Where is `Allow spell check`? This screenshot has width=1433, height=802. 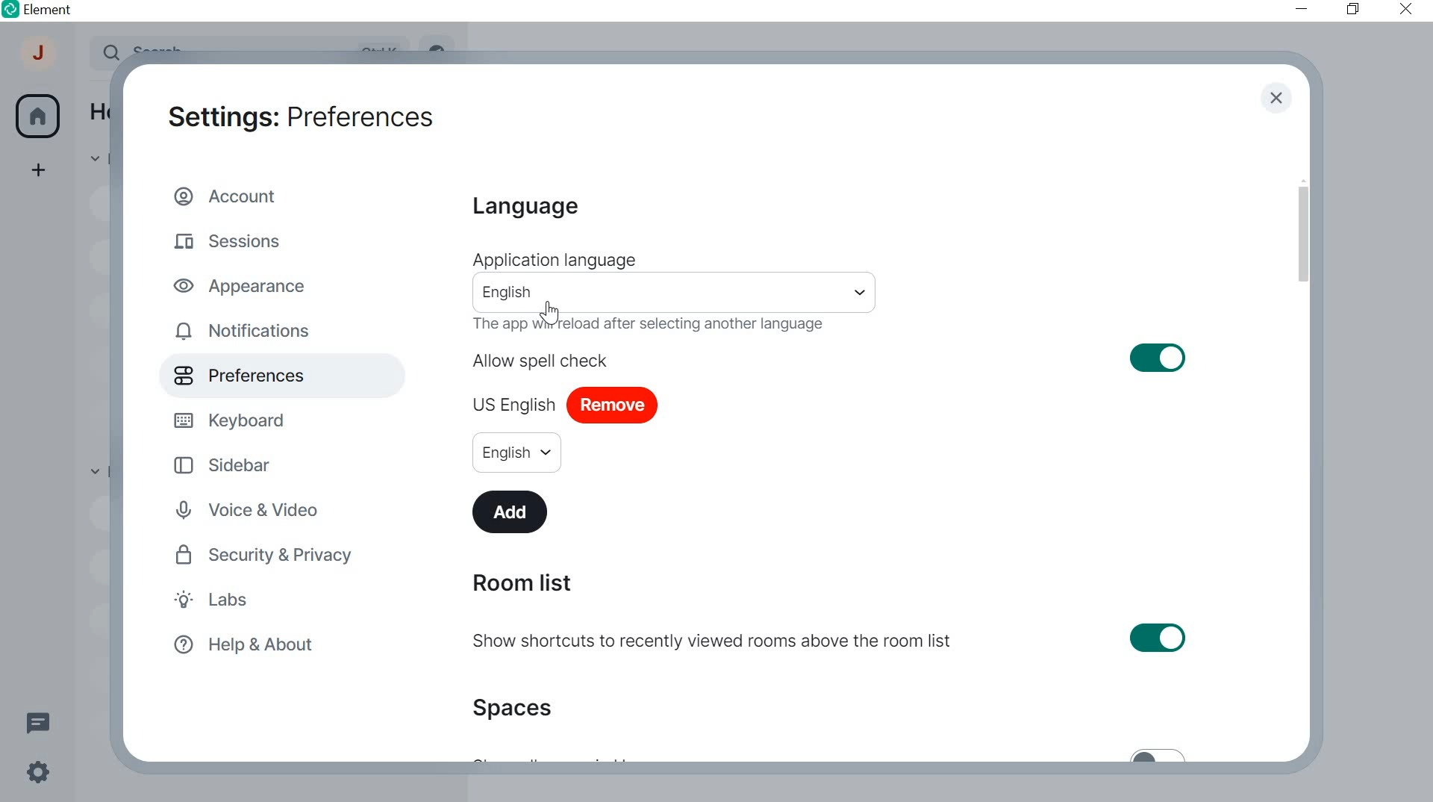 Allow spell check is located at coordinates (831, 358).